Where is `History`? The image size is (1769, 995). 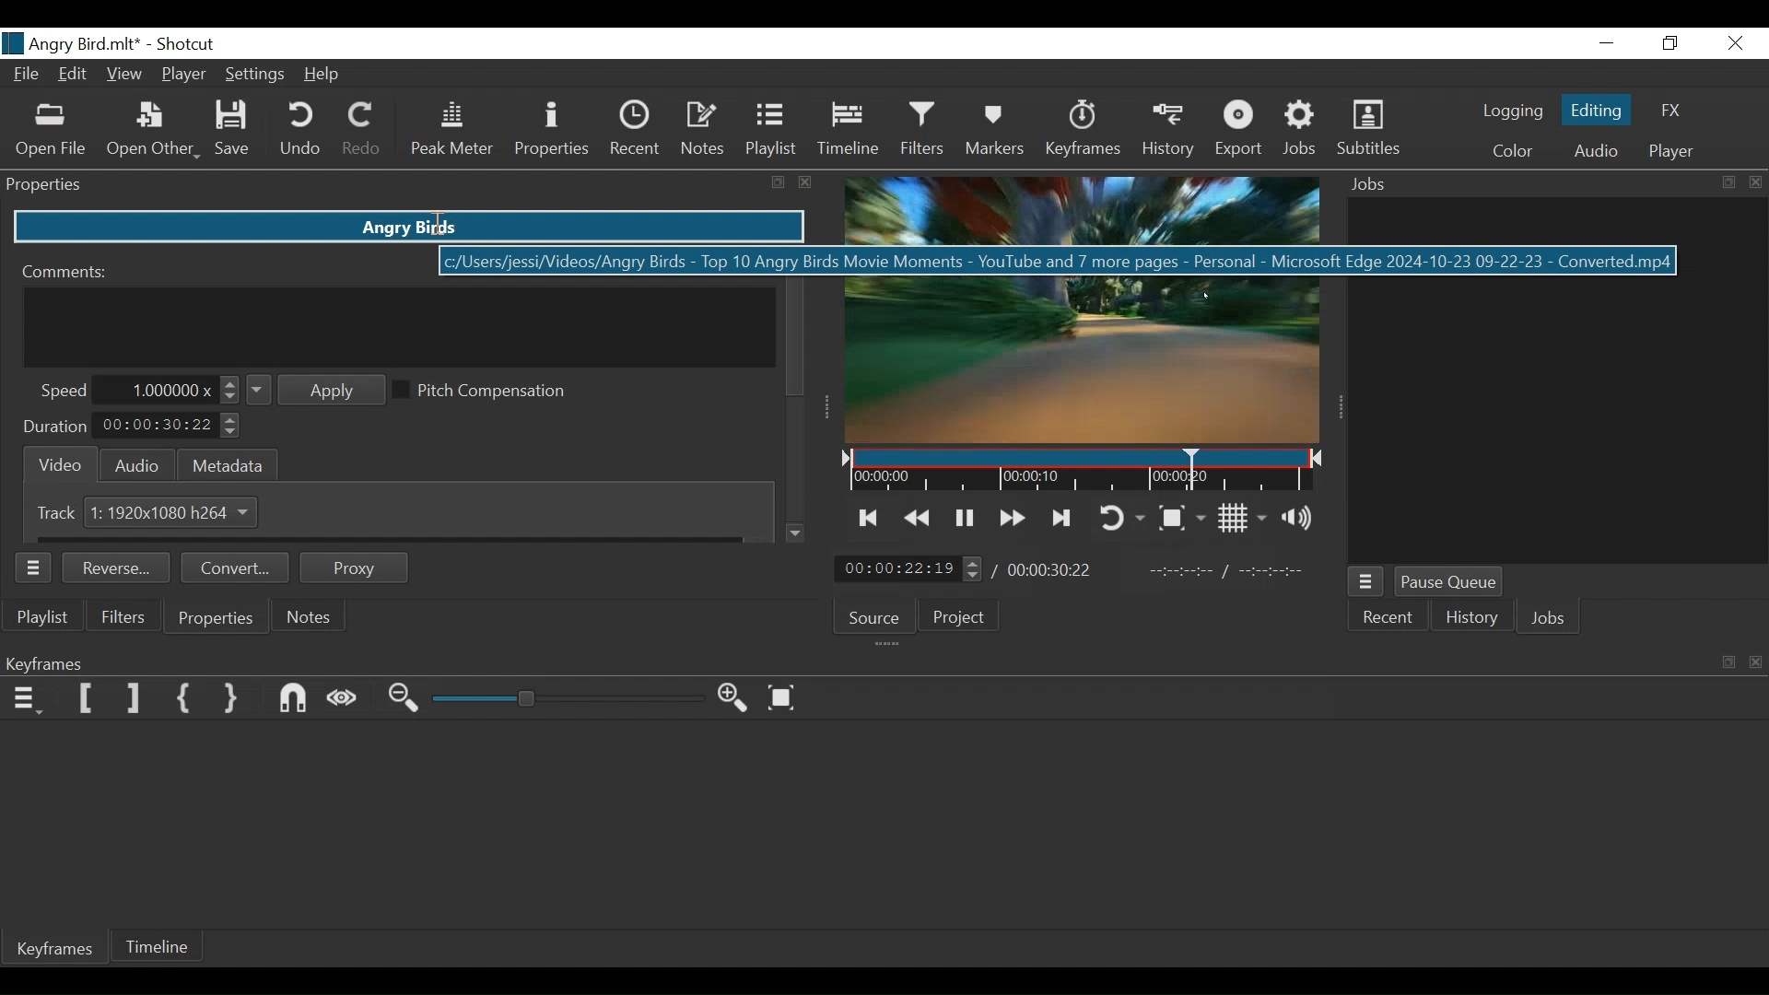 History is located at coordinates (1474, 618).